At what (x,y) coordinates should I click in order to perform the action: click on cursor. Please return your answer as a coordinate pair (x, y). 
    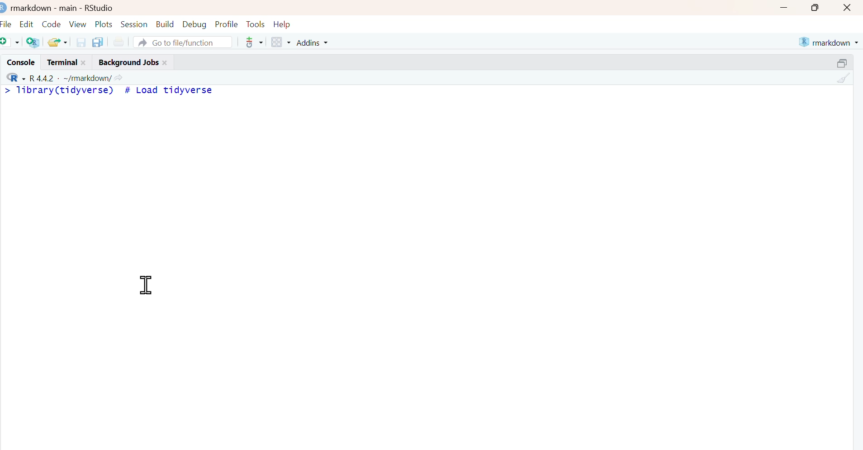
    Looking at the image, I should click on (147, 285).